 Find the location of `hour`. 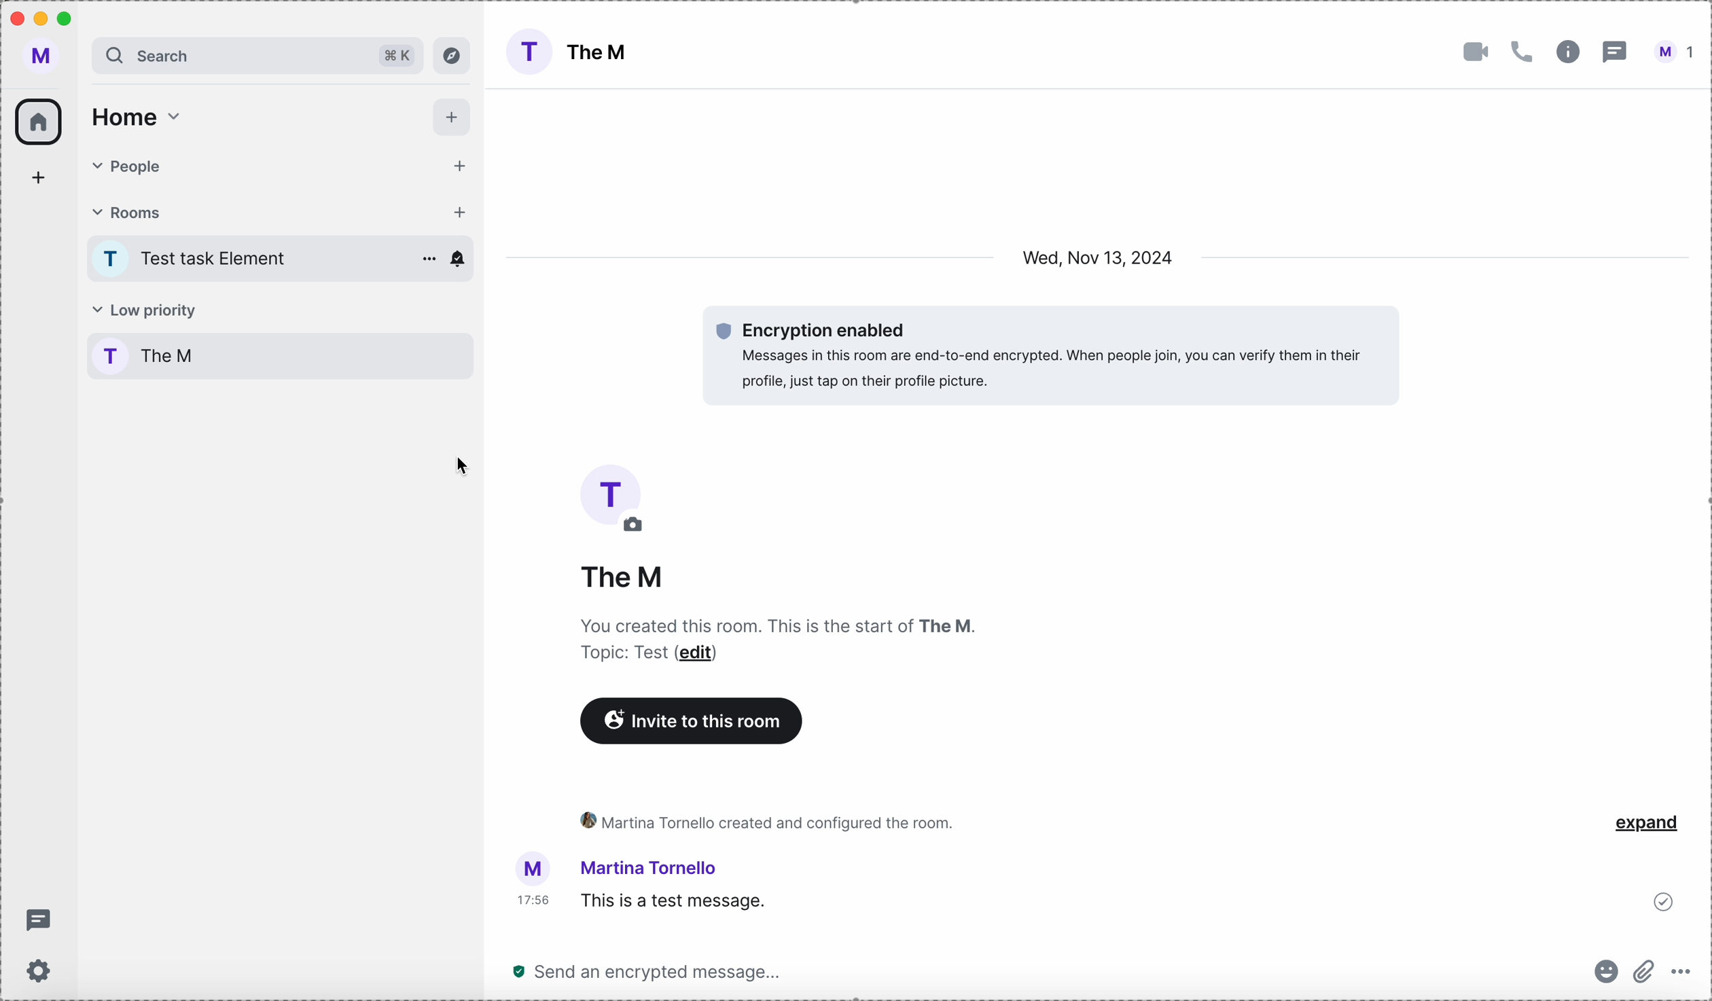

hour is located at coordinates (531, 904).